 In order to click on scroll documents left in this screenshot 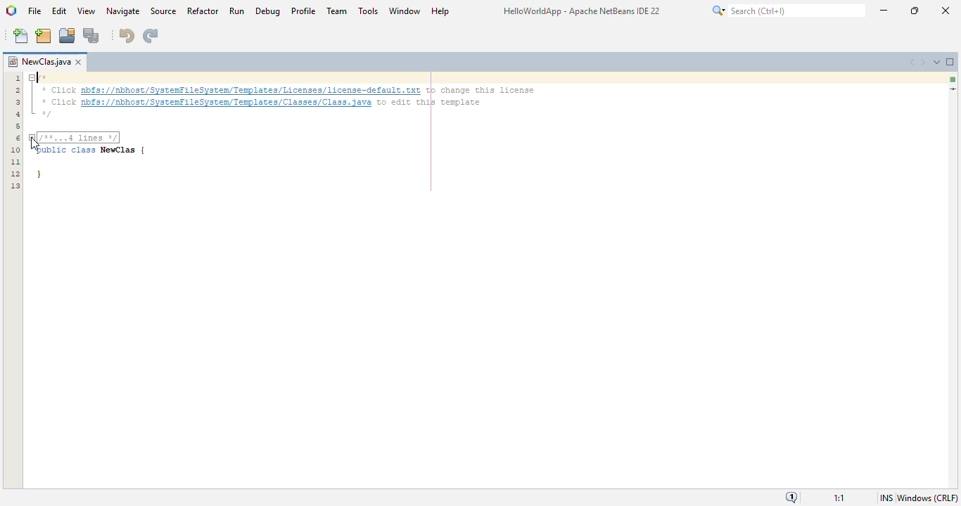, I will do `click(913, 62)`.